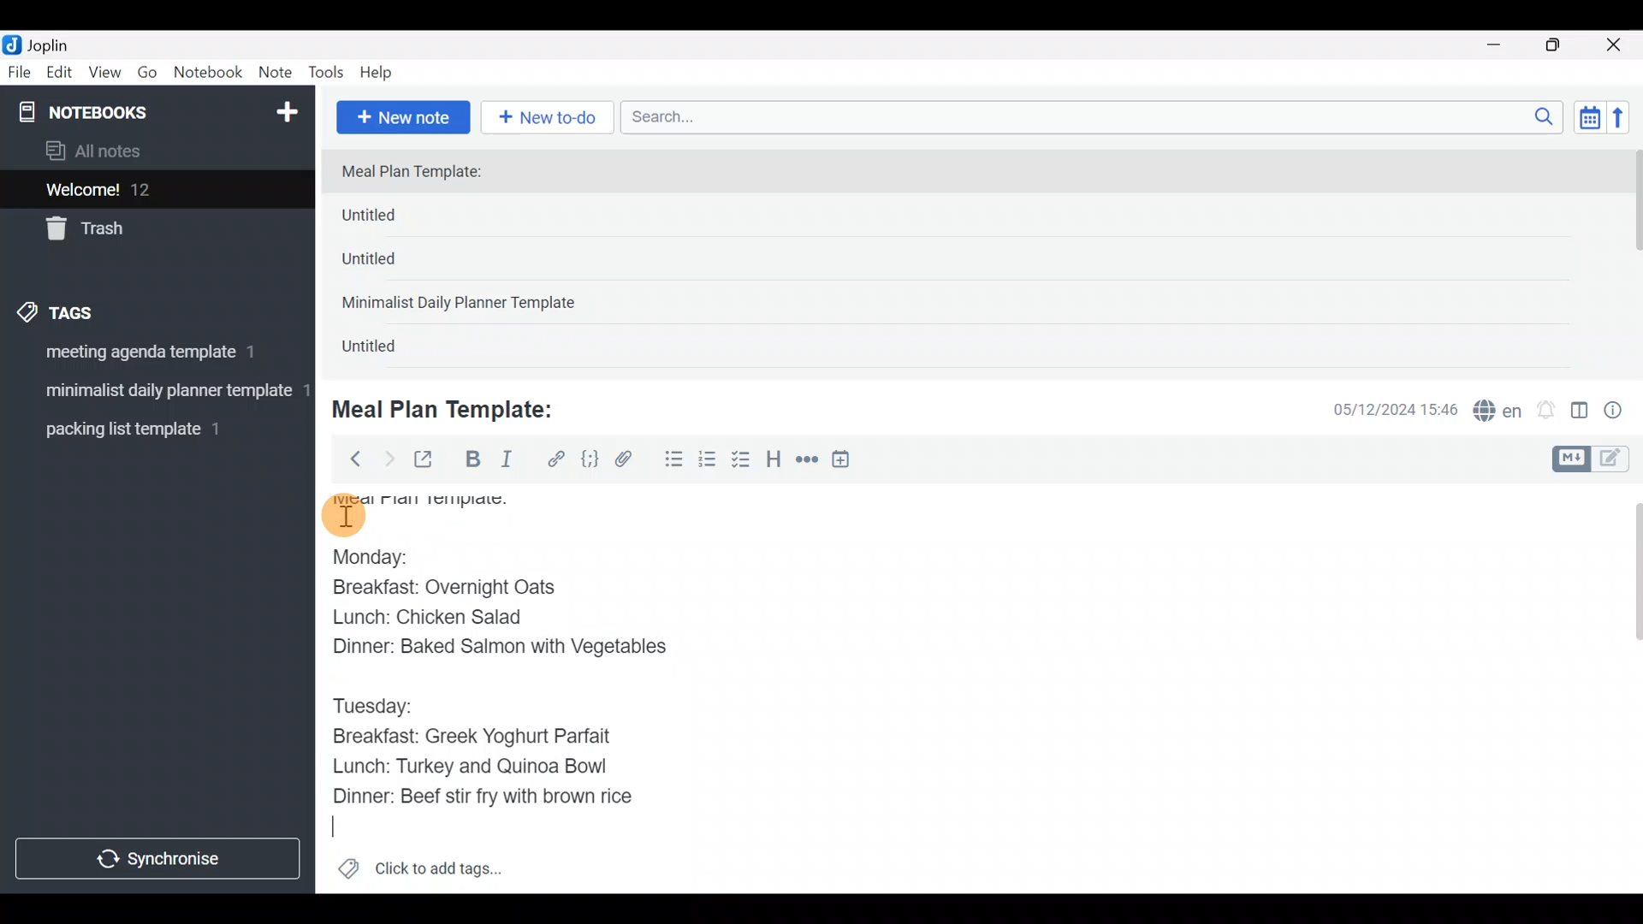  Describe the element at coordinates (505, 463) in the screenshot. I see `Italic` at that location.